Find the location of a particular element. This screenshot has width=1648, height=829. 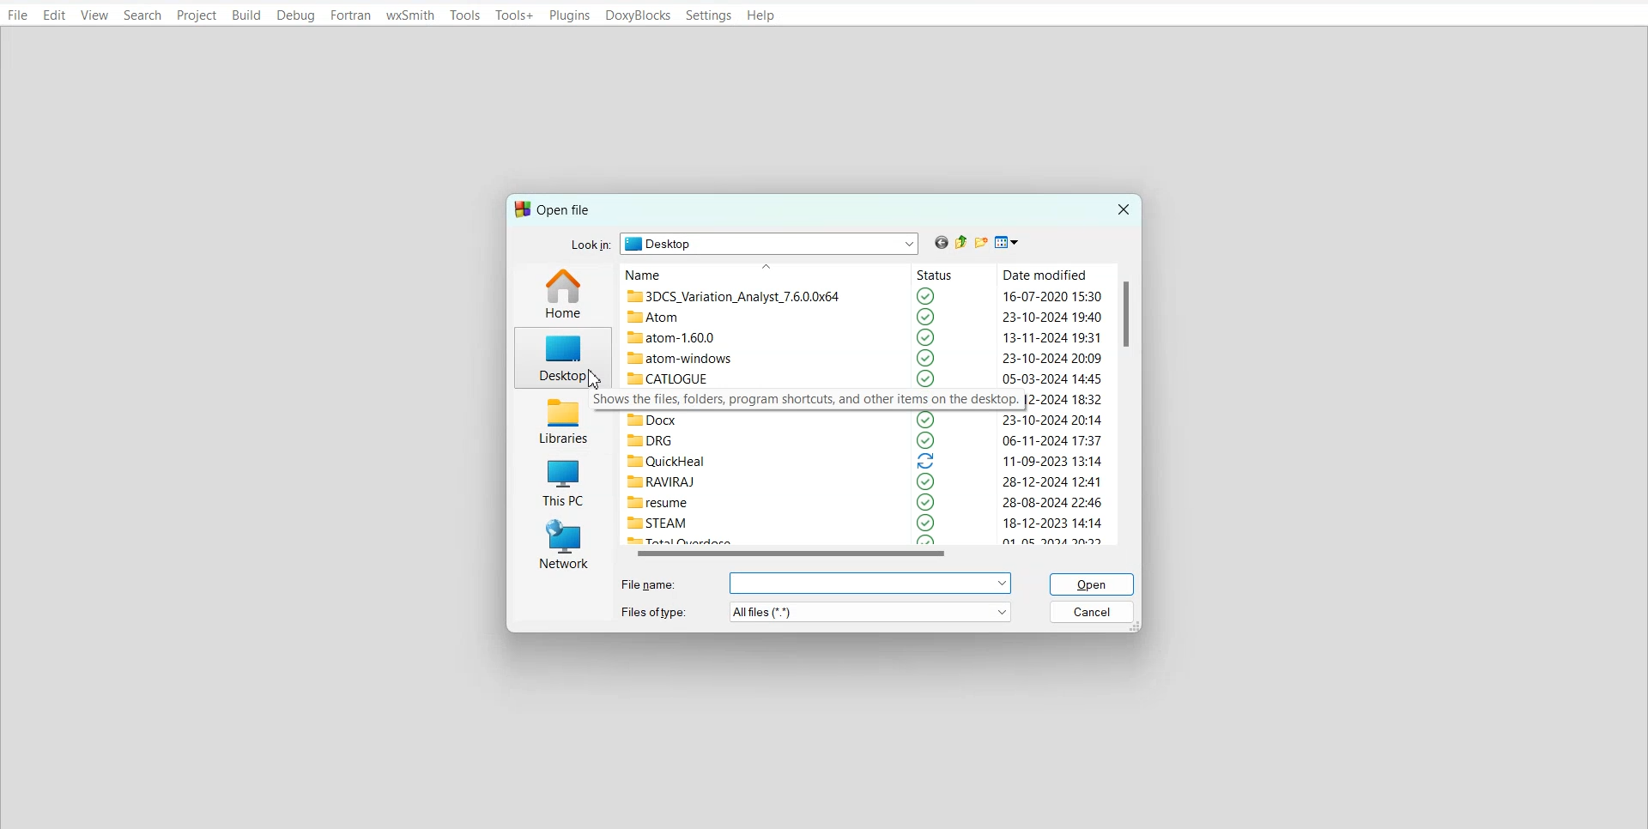

Up one level is located at coordinates (961, 243).